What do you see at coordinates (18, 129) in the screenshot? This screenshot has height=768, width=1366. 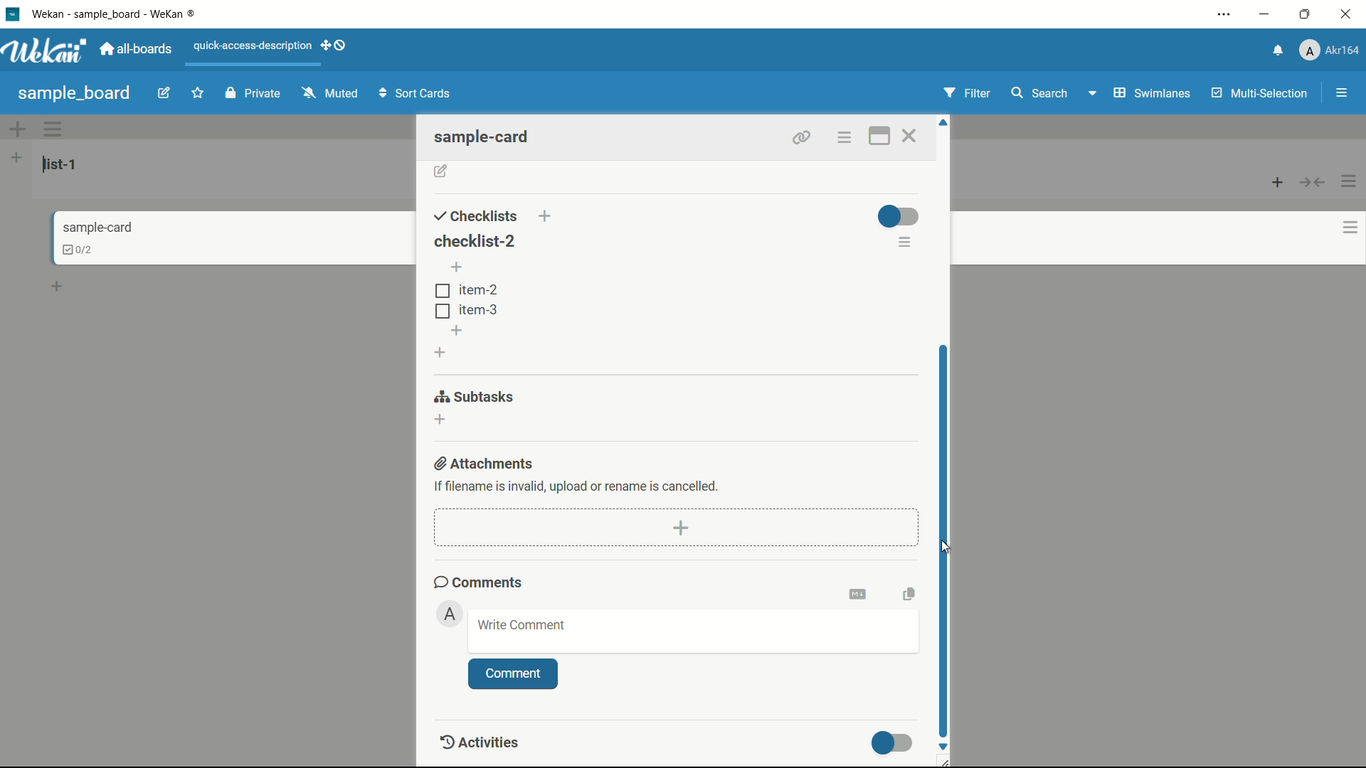 I see `add swimlane` at bounding box center [18, 129].